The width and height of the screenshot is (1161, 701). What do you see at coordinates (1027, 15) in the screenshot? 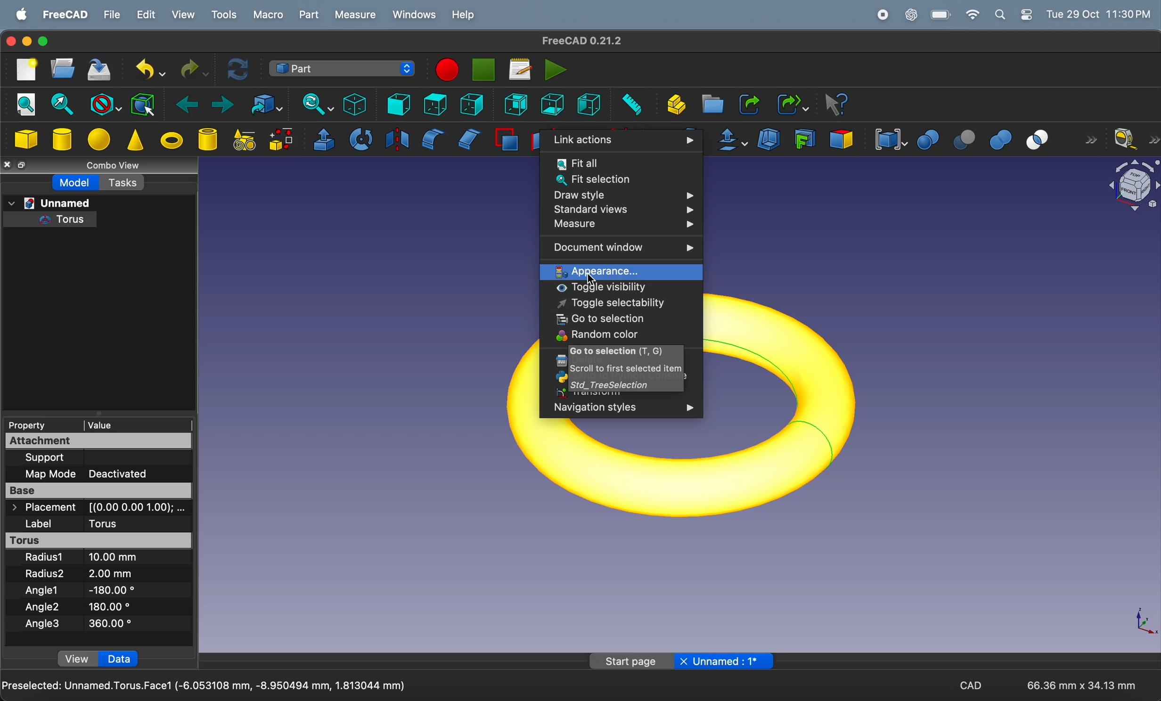
I see `settings` at bounding box center [1027, 15].